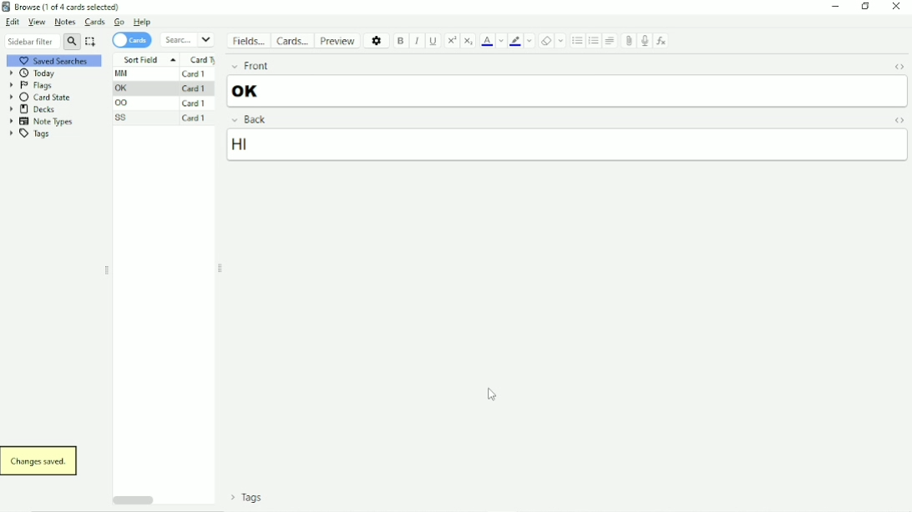  What do you see at coordinates (124, 73) in the screenshot?
I see `MM` at bounding box center [124, 73].